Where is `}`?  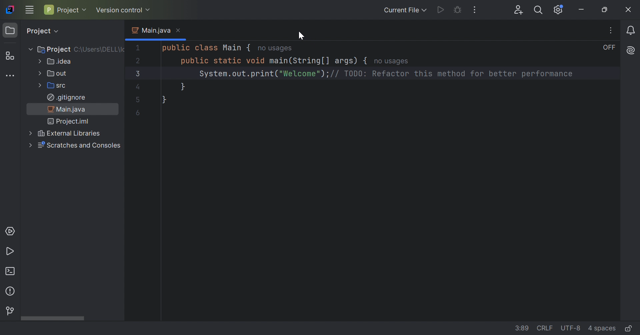
} is located at coordinates (164, 100).